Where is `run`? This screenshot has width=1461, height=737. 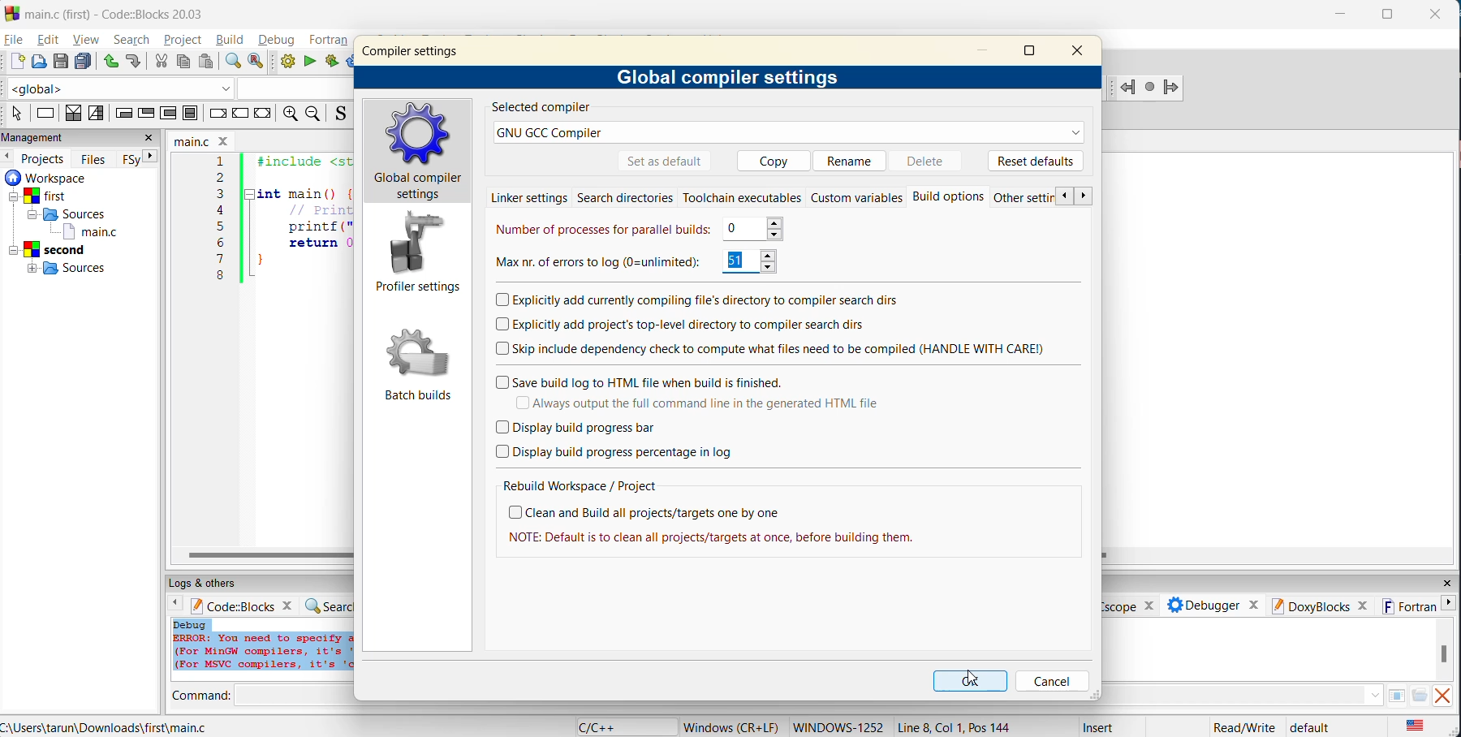 run is located at coordinates (311, 62).